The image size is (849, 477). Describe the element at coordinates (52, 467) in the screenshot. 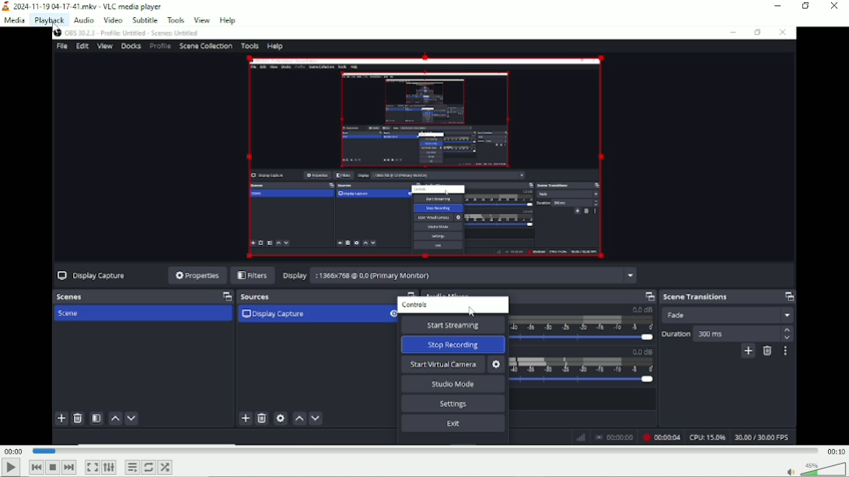

I see `Stop playlist` at that location.